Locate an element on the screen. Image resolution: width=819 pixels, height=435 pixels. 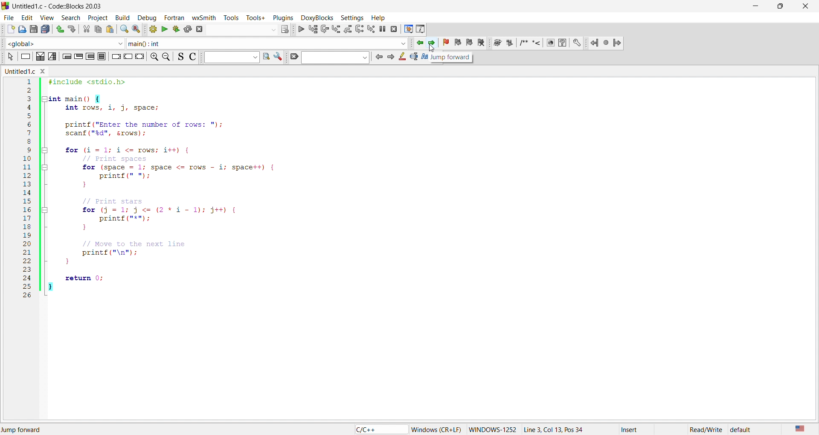
icon is located at coordinates (179, 57).